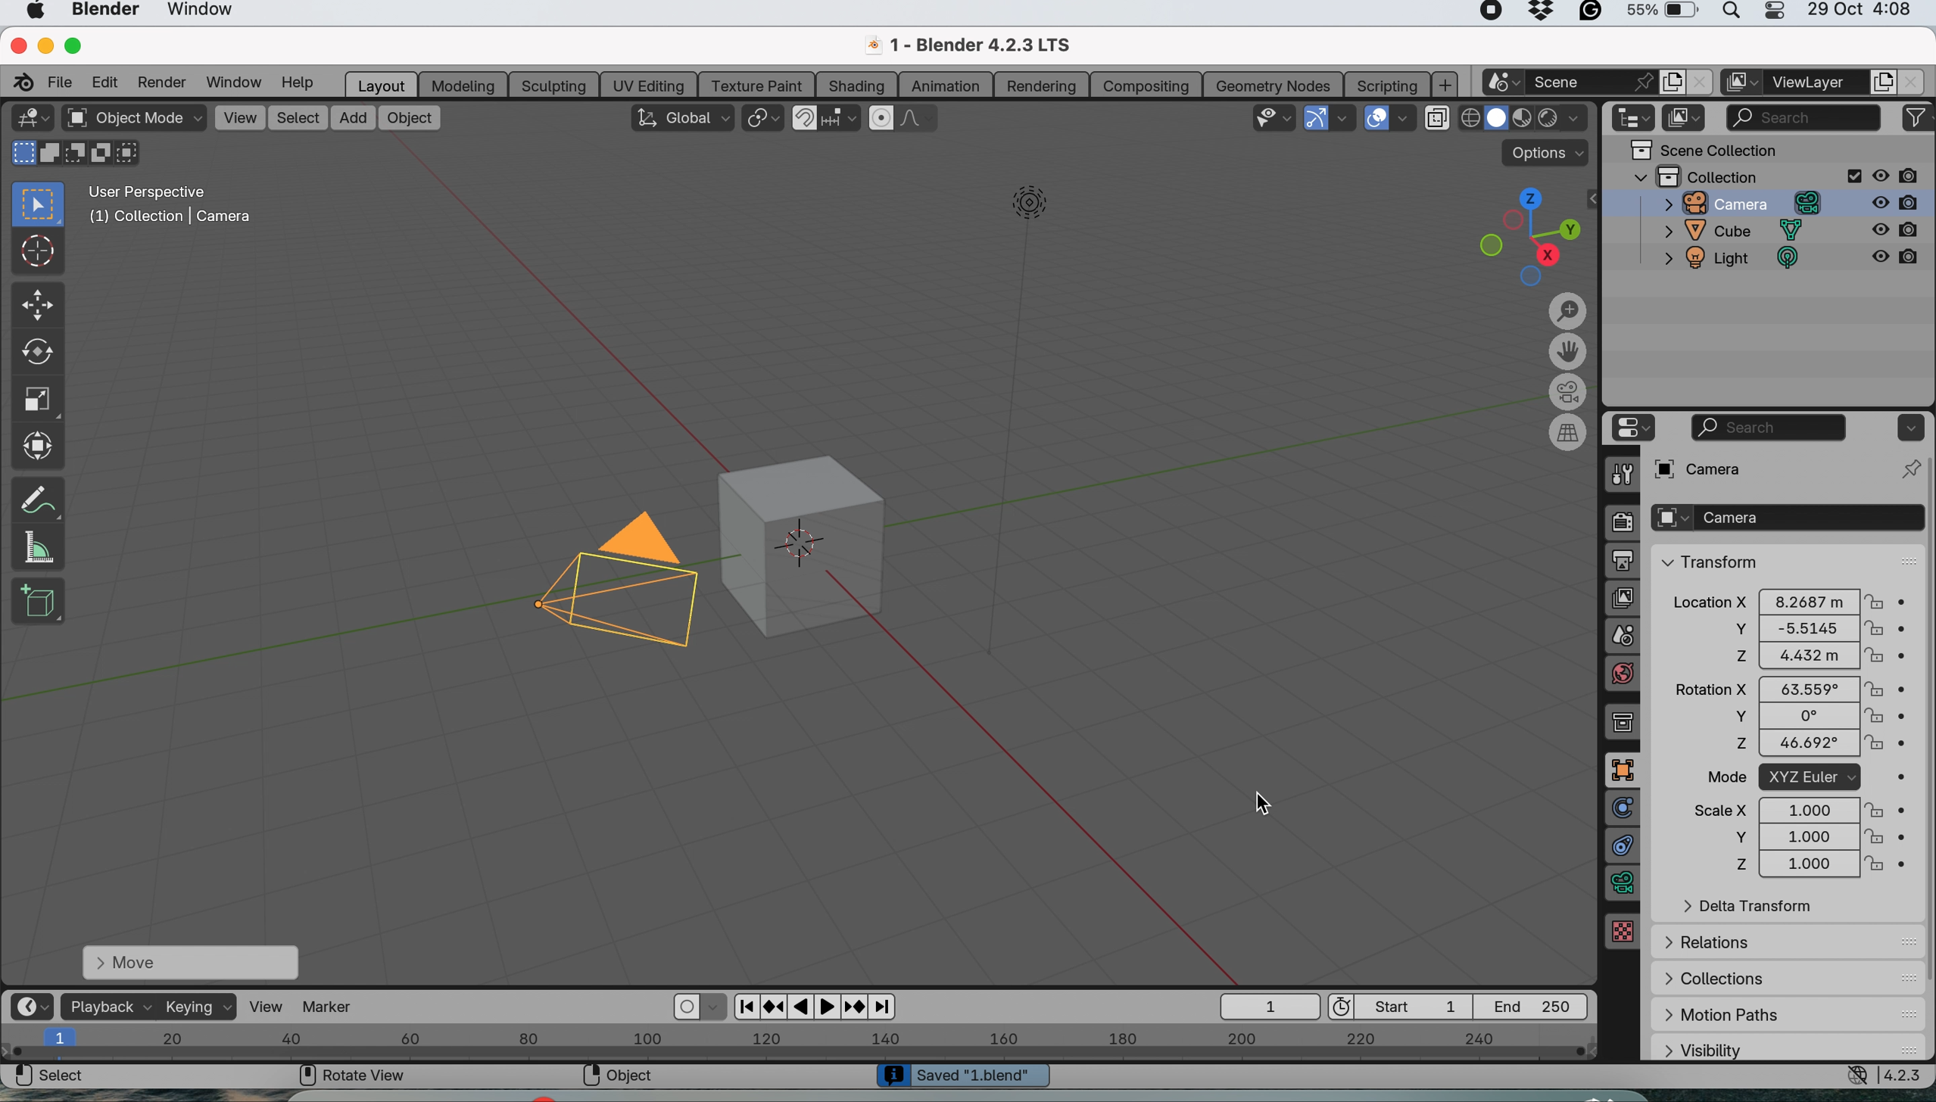  I want to click on visibility, so click(1738, 1048).